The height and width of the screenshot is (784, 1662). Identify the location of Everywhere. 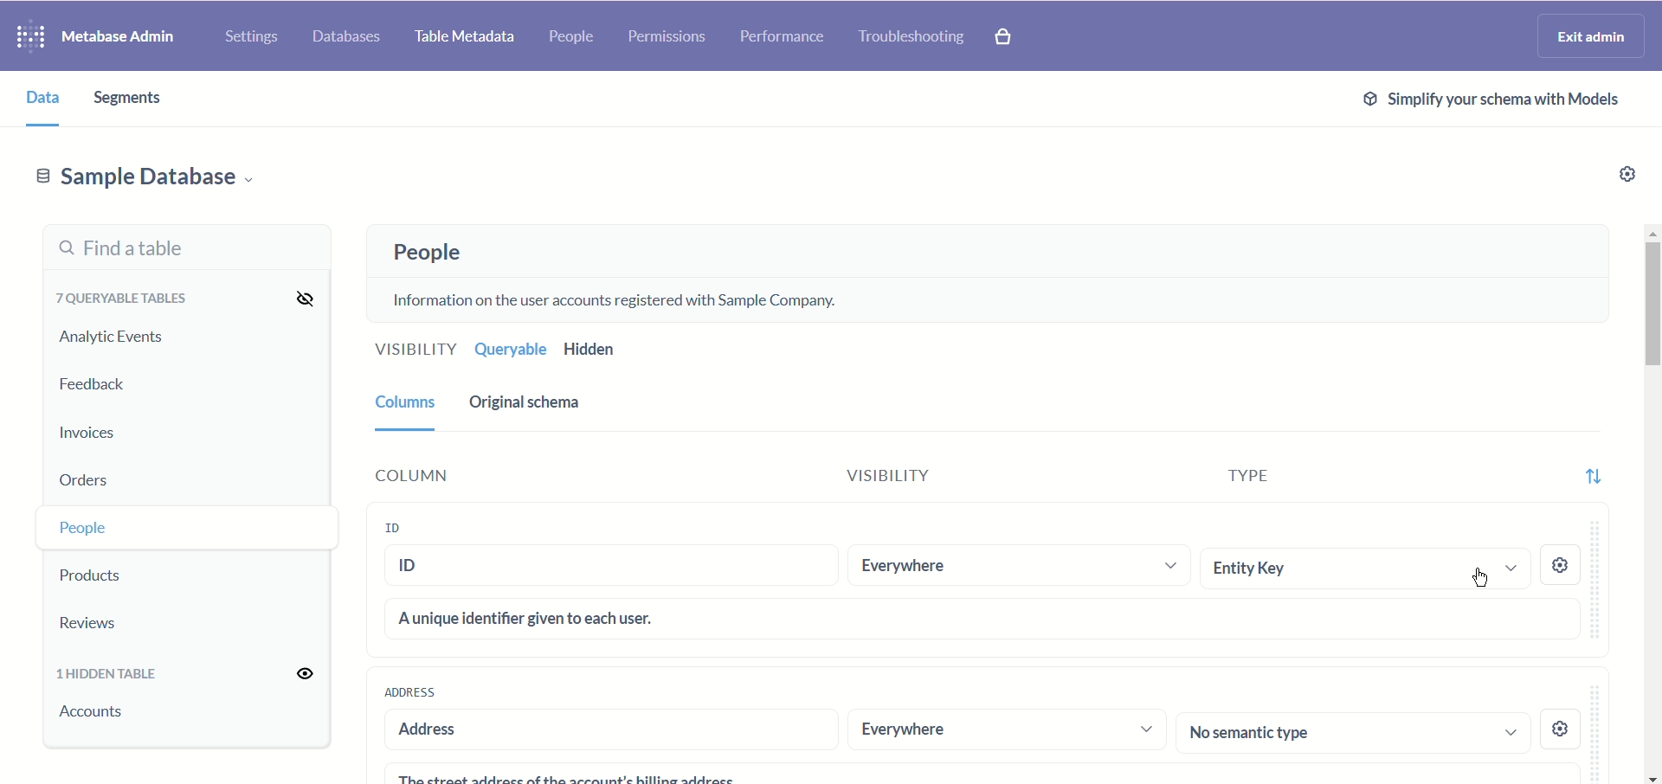
(1016, 566).